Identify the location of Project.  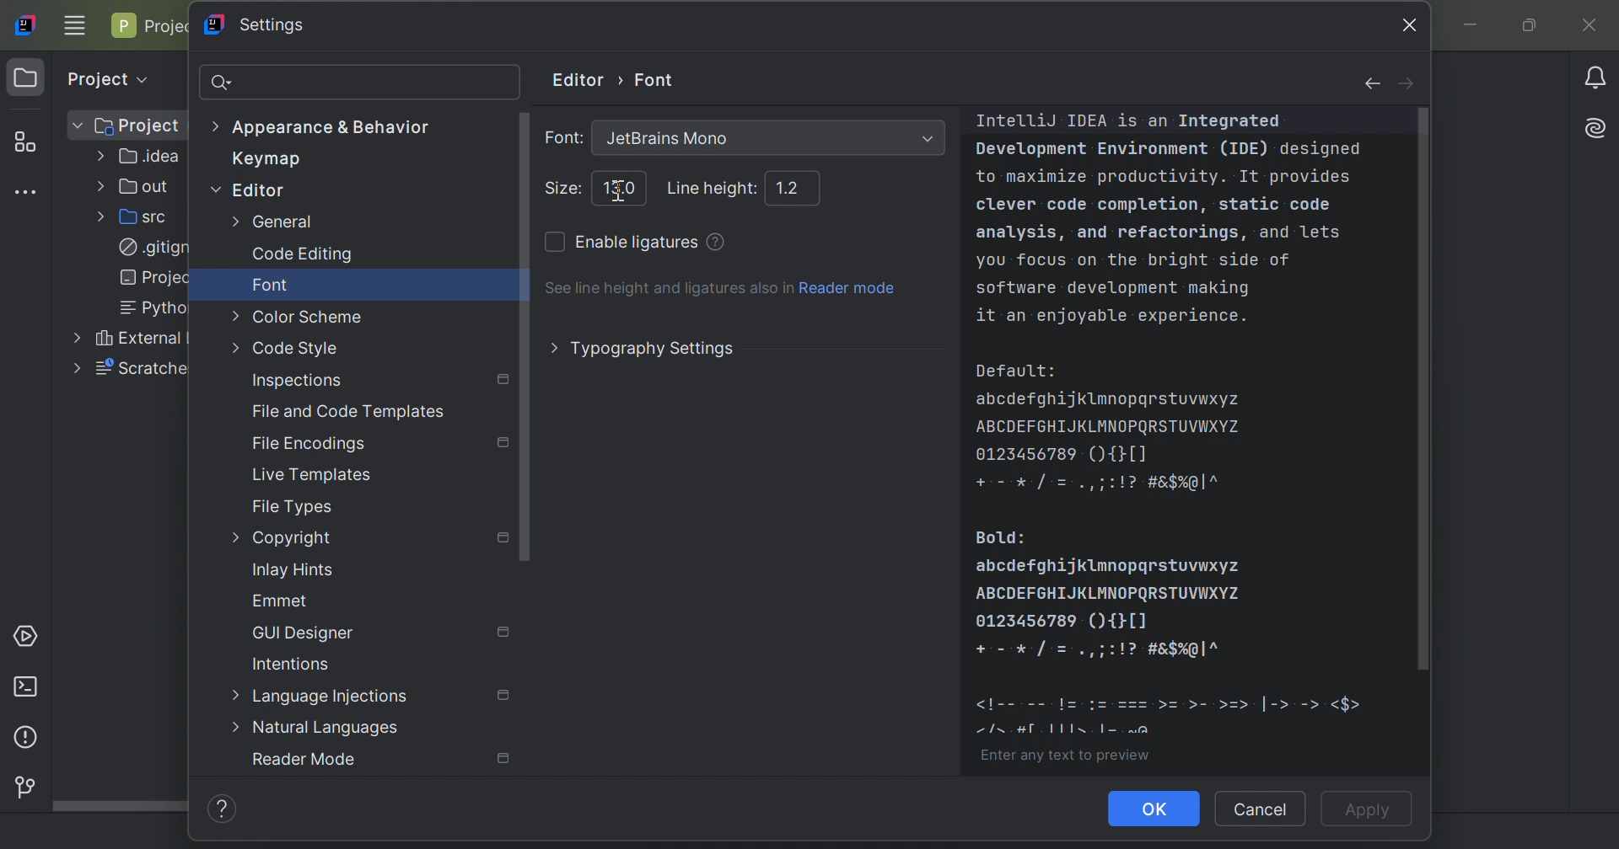
(26, 78).